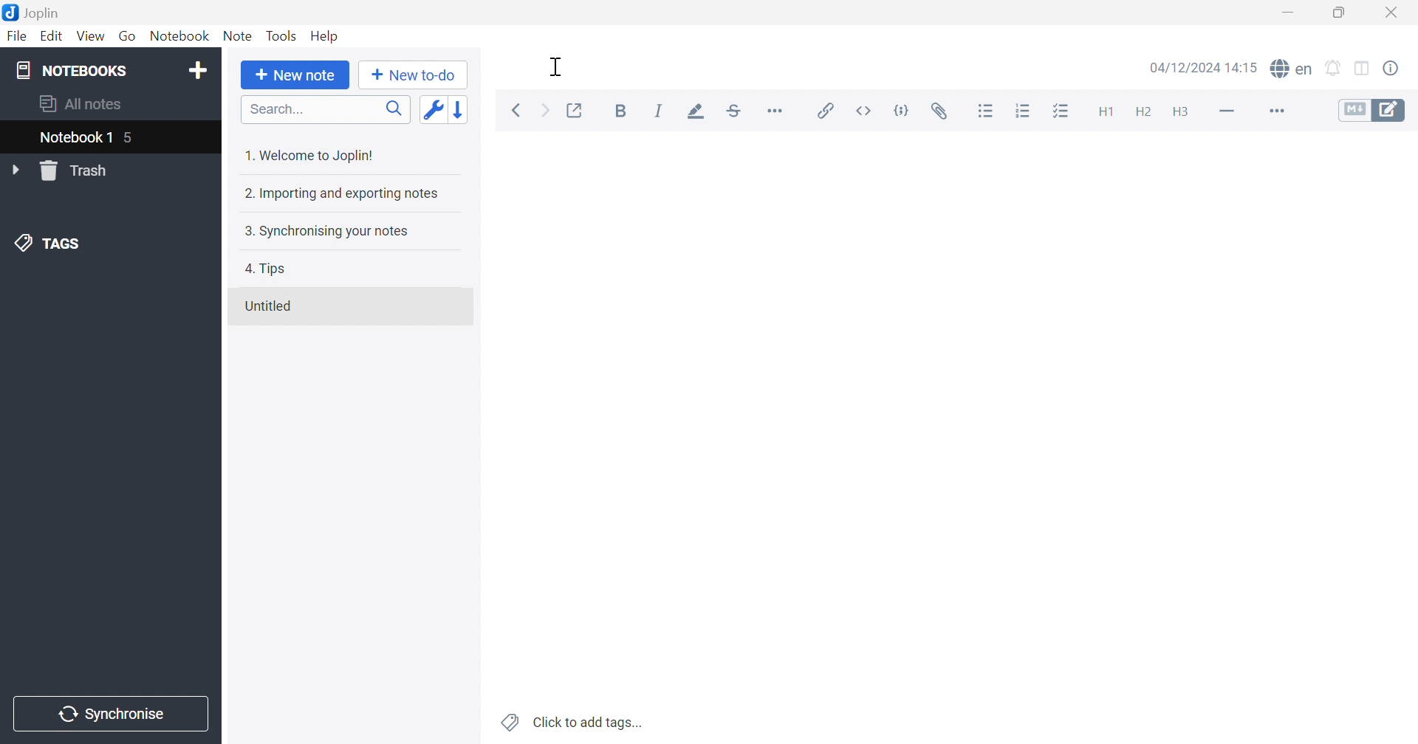 This screenshot has width=1418, height=744. I want to click on Cursor, so click(558, 67).